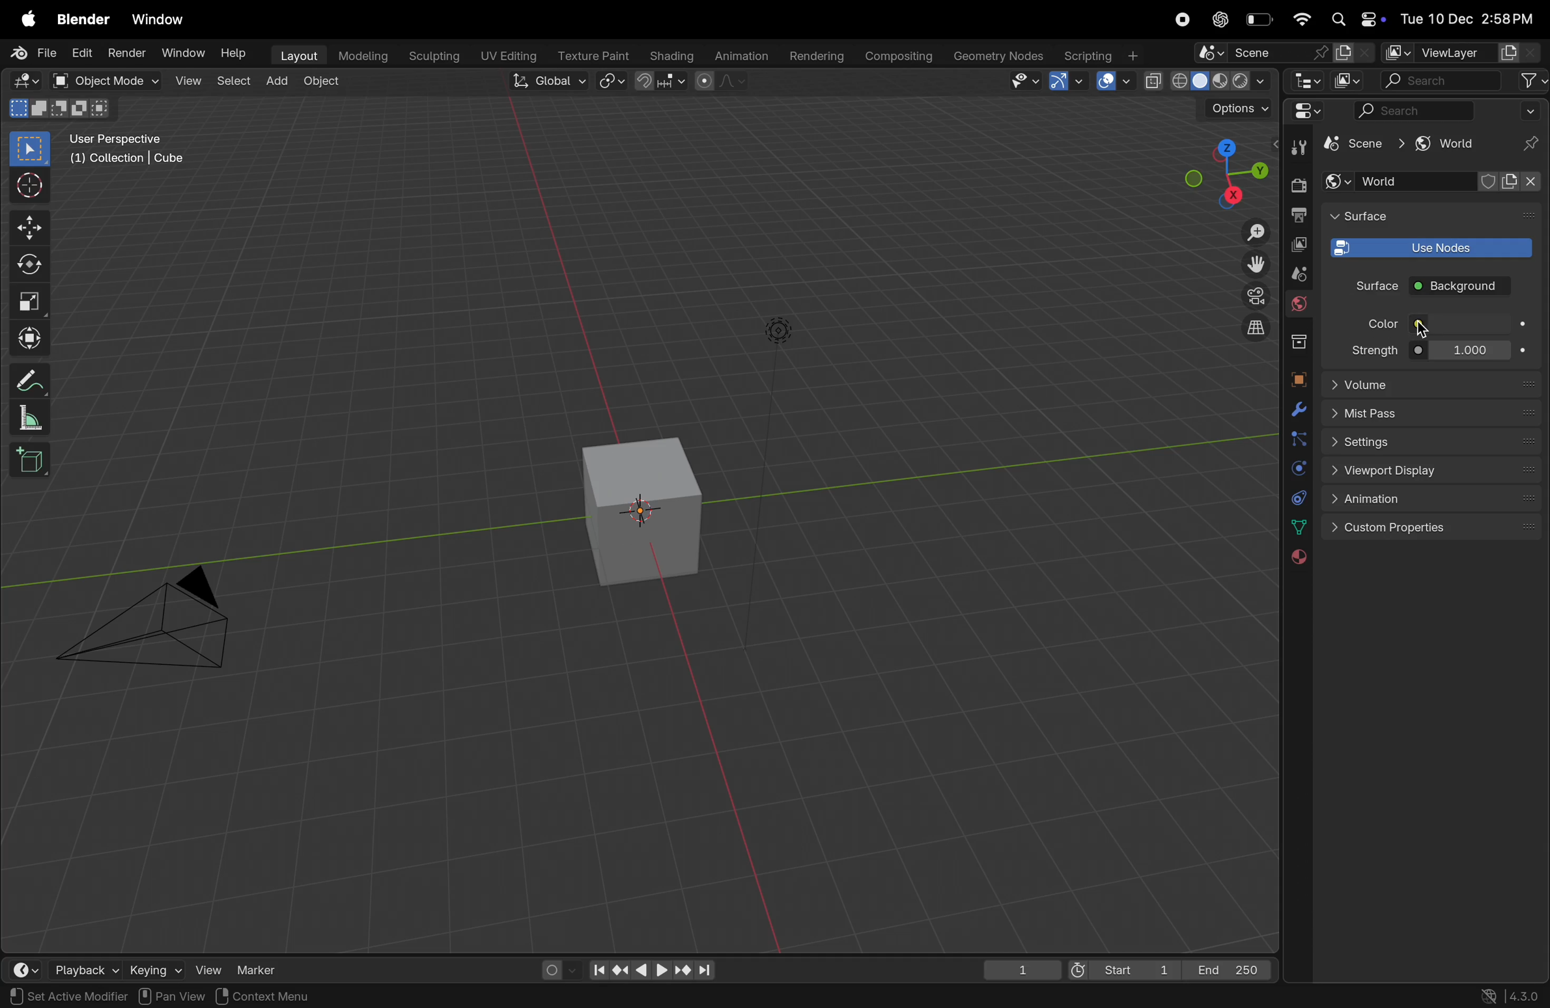  What do you see at coordinates (1066, 83) in the screenshot?
I see `Show Gimzo` at bounding box center [1066, 83].